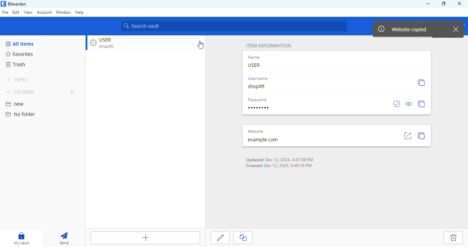 The width and height of the screenshot is (468, 247). I want to click on favorites, so click(20, 54).